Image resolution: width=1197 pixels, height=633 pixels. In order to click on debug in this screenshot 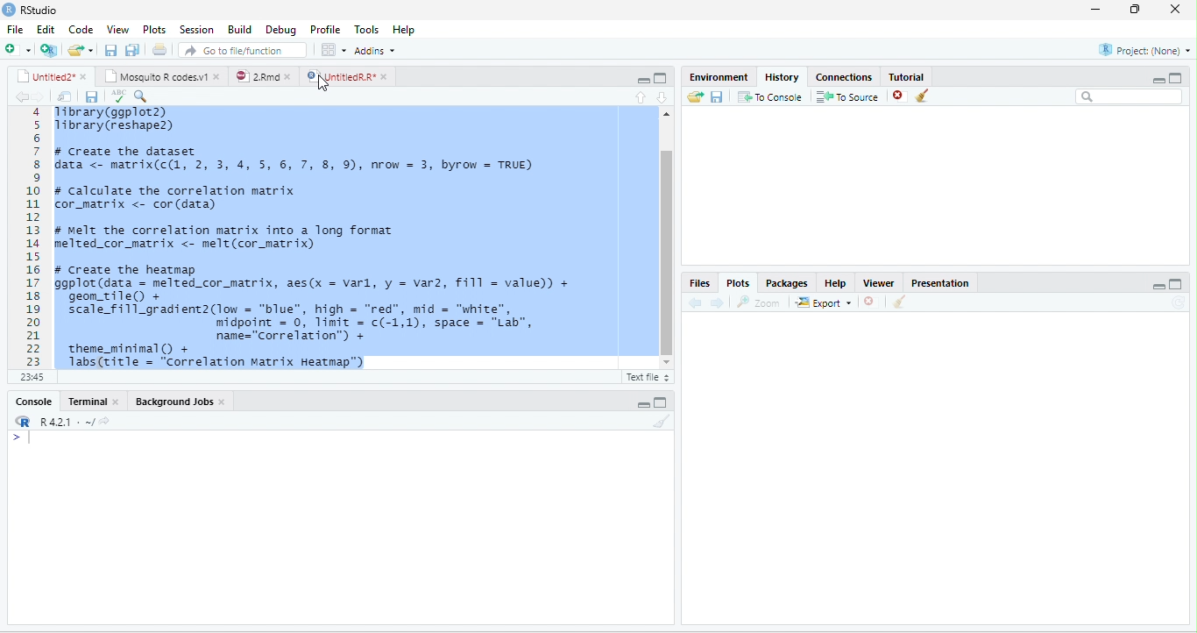, I will do `click(281, 31)`.